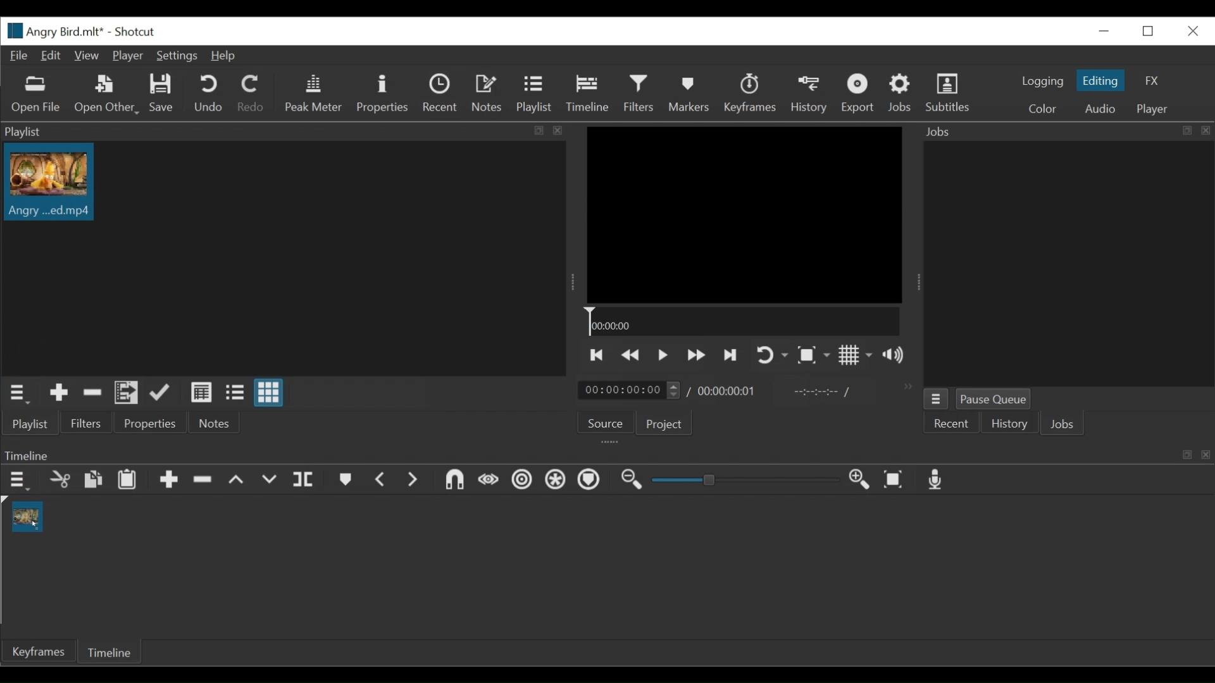  What do you see at coordinates (857, 93) in the screenshot?
I see `Export` at bounding box center [857, 93].